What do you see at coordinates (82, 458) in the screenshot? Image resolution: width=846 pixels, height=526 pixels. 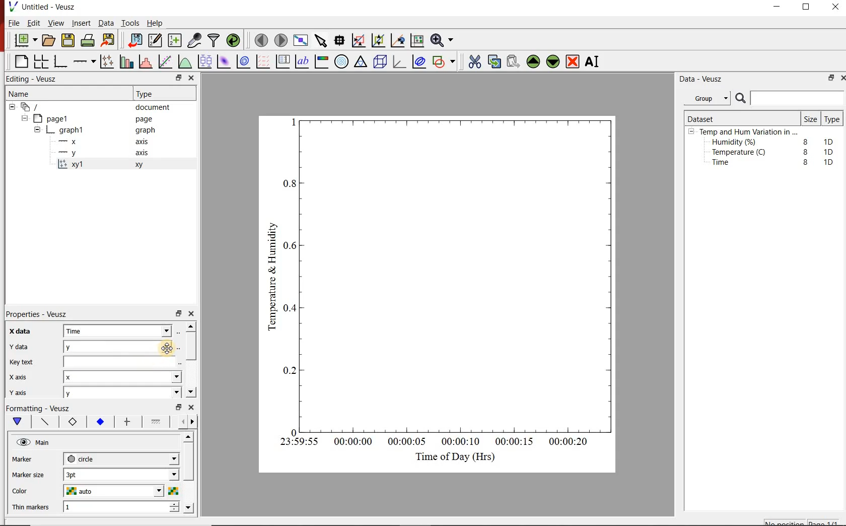 I see `circle` at bounding box center [82, 458].